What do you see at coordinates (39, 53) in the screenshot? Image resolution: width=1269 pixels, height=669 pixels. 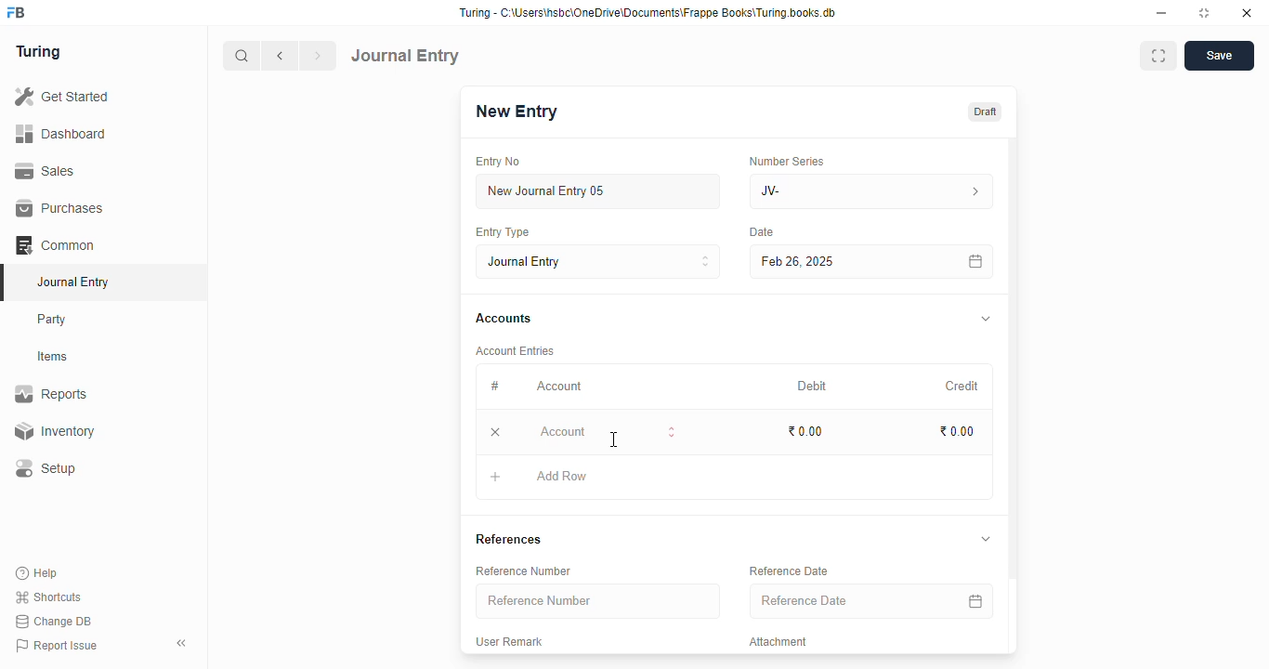 I see `turing` at bounding box center [39, 53].